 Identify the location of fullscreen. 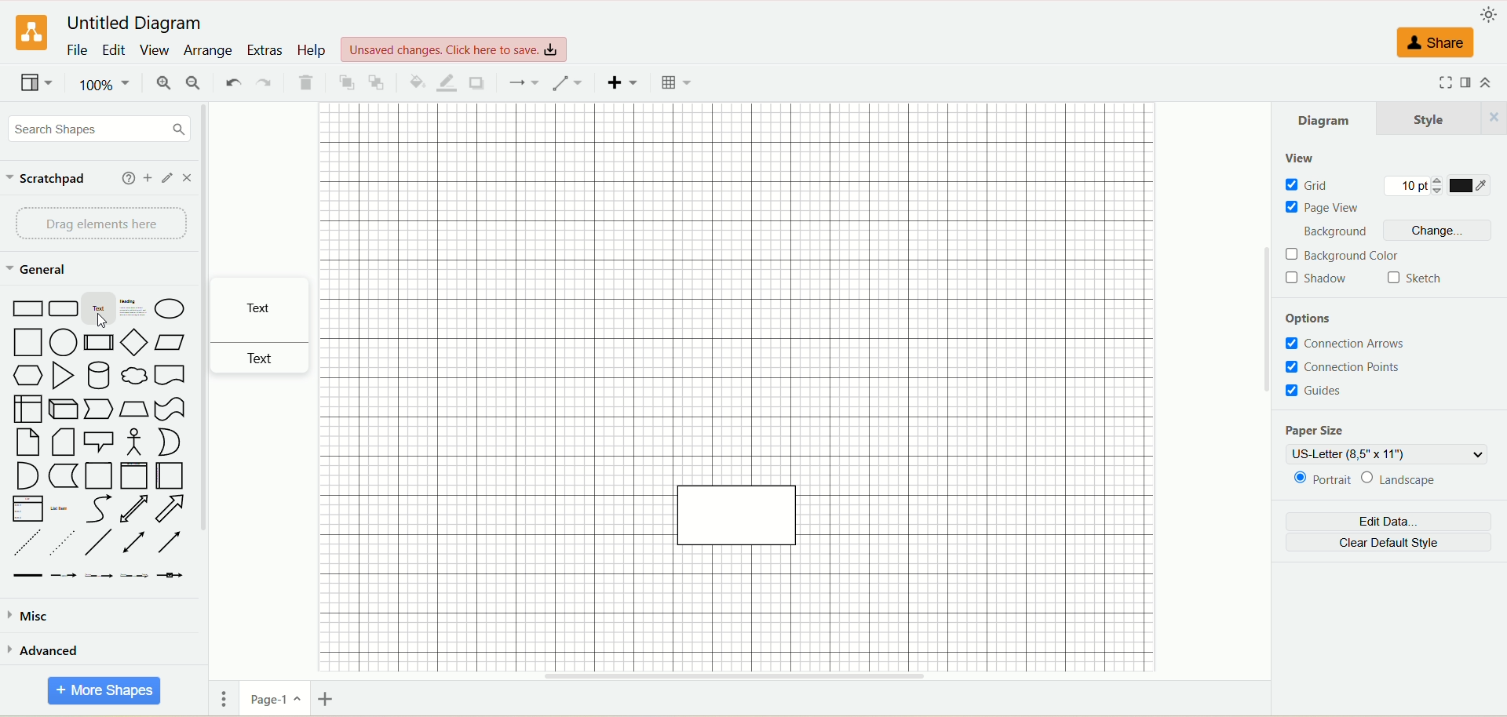
(1431, 83).